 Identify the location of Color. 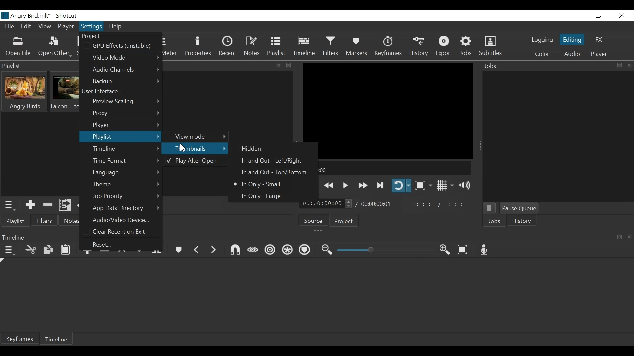
(542, 54).